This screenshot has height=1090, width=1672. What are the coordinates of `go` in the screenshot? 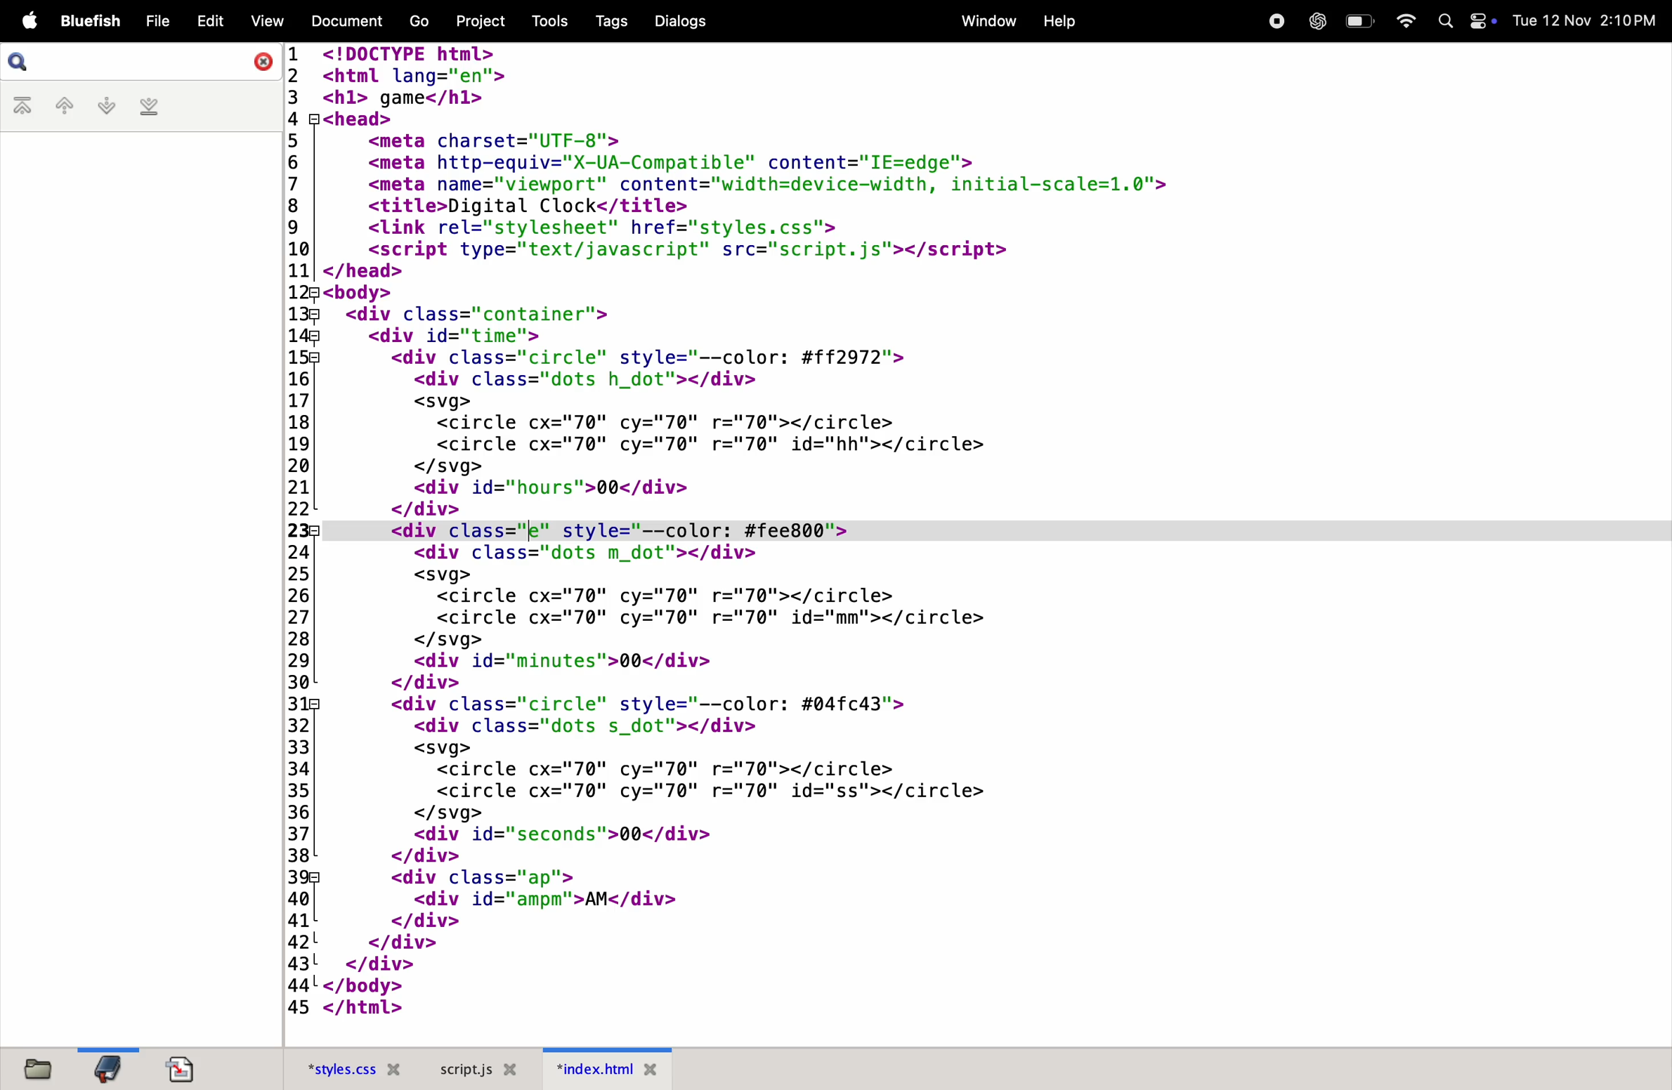 It's located at (417, 21).